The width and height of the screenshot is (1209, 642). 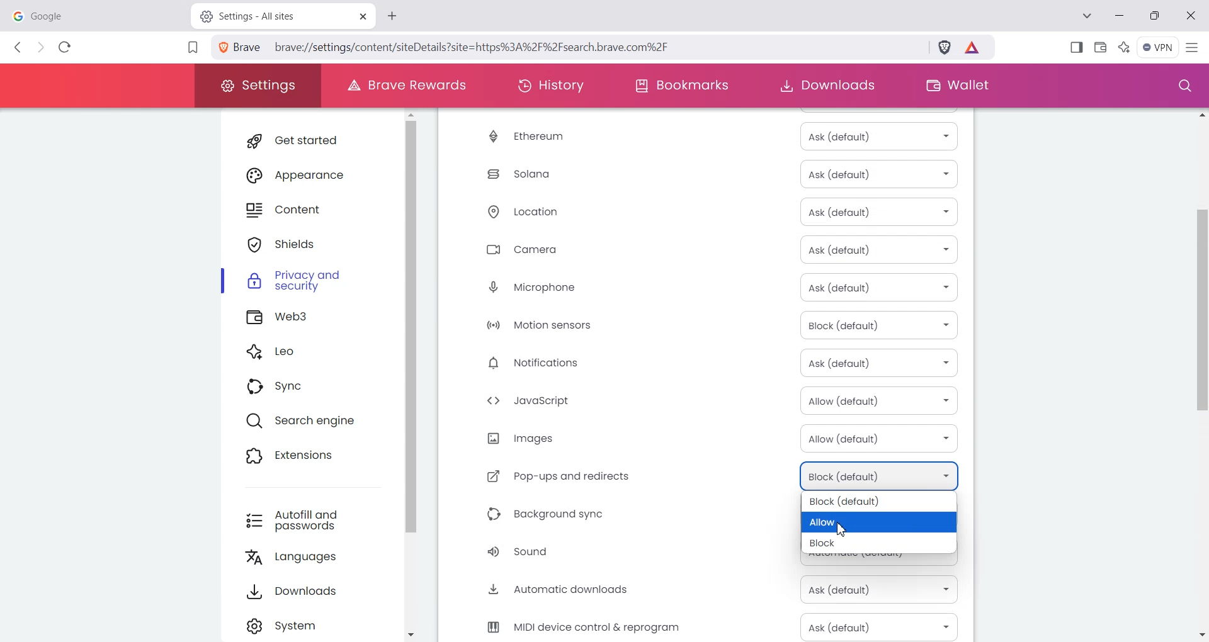 What do you see at coordinates (19, 47) in the screenshot?
I see `Back` at bounding box center [19, 47].